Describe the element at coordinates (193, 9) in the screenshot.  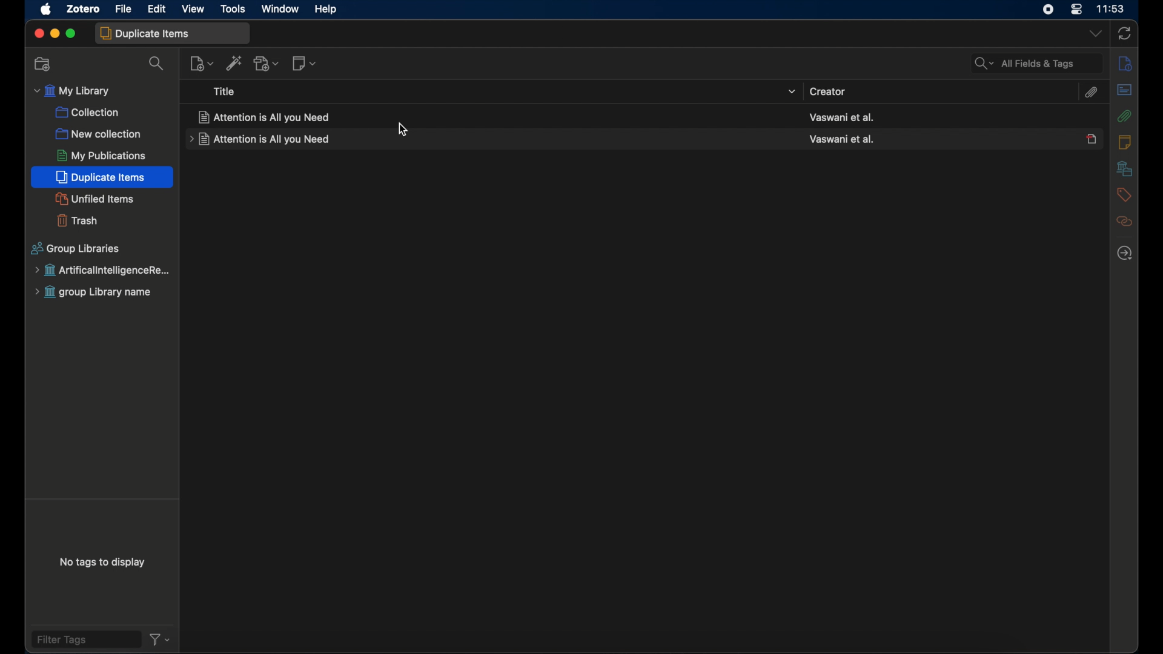
I see `view` at that location.